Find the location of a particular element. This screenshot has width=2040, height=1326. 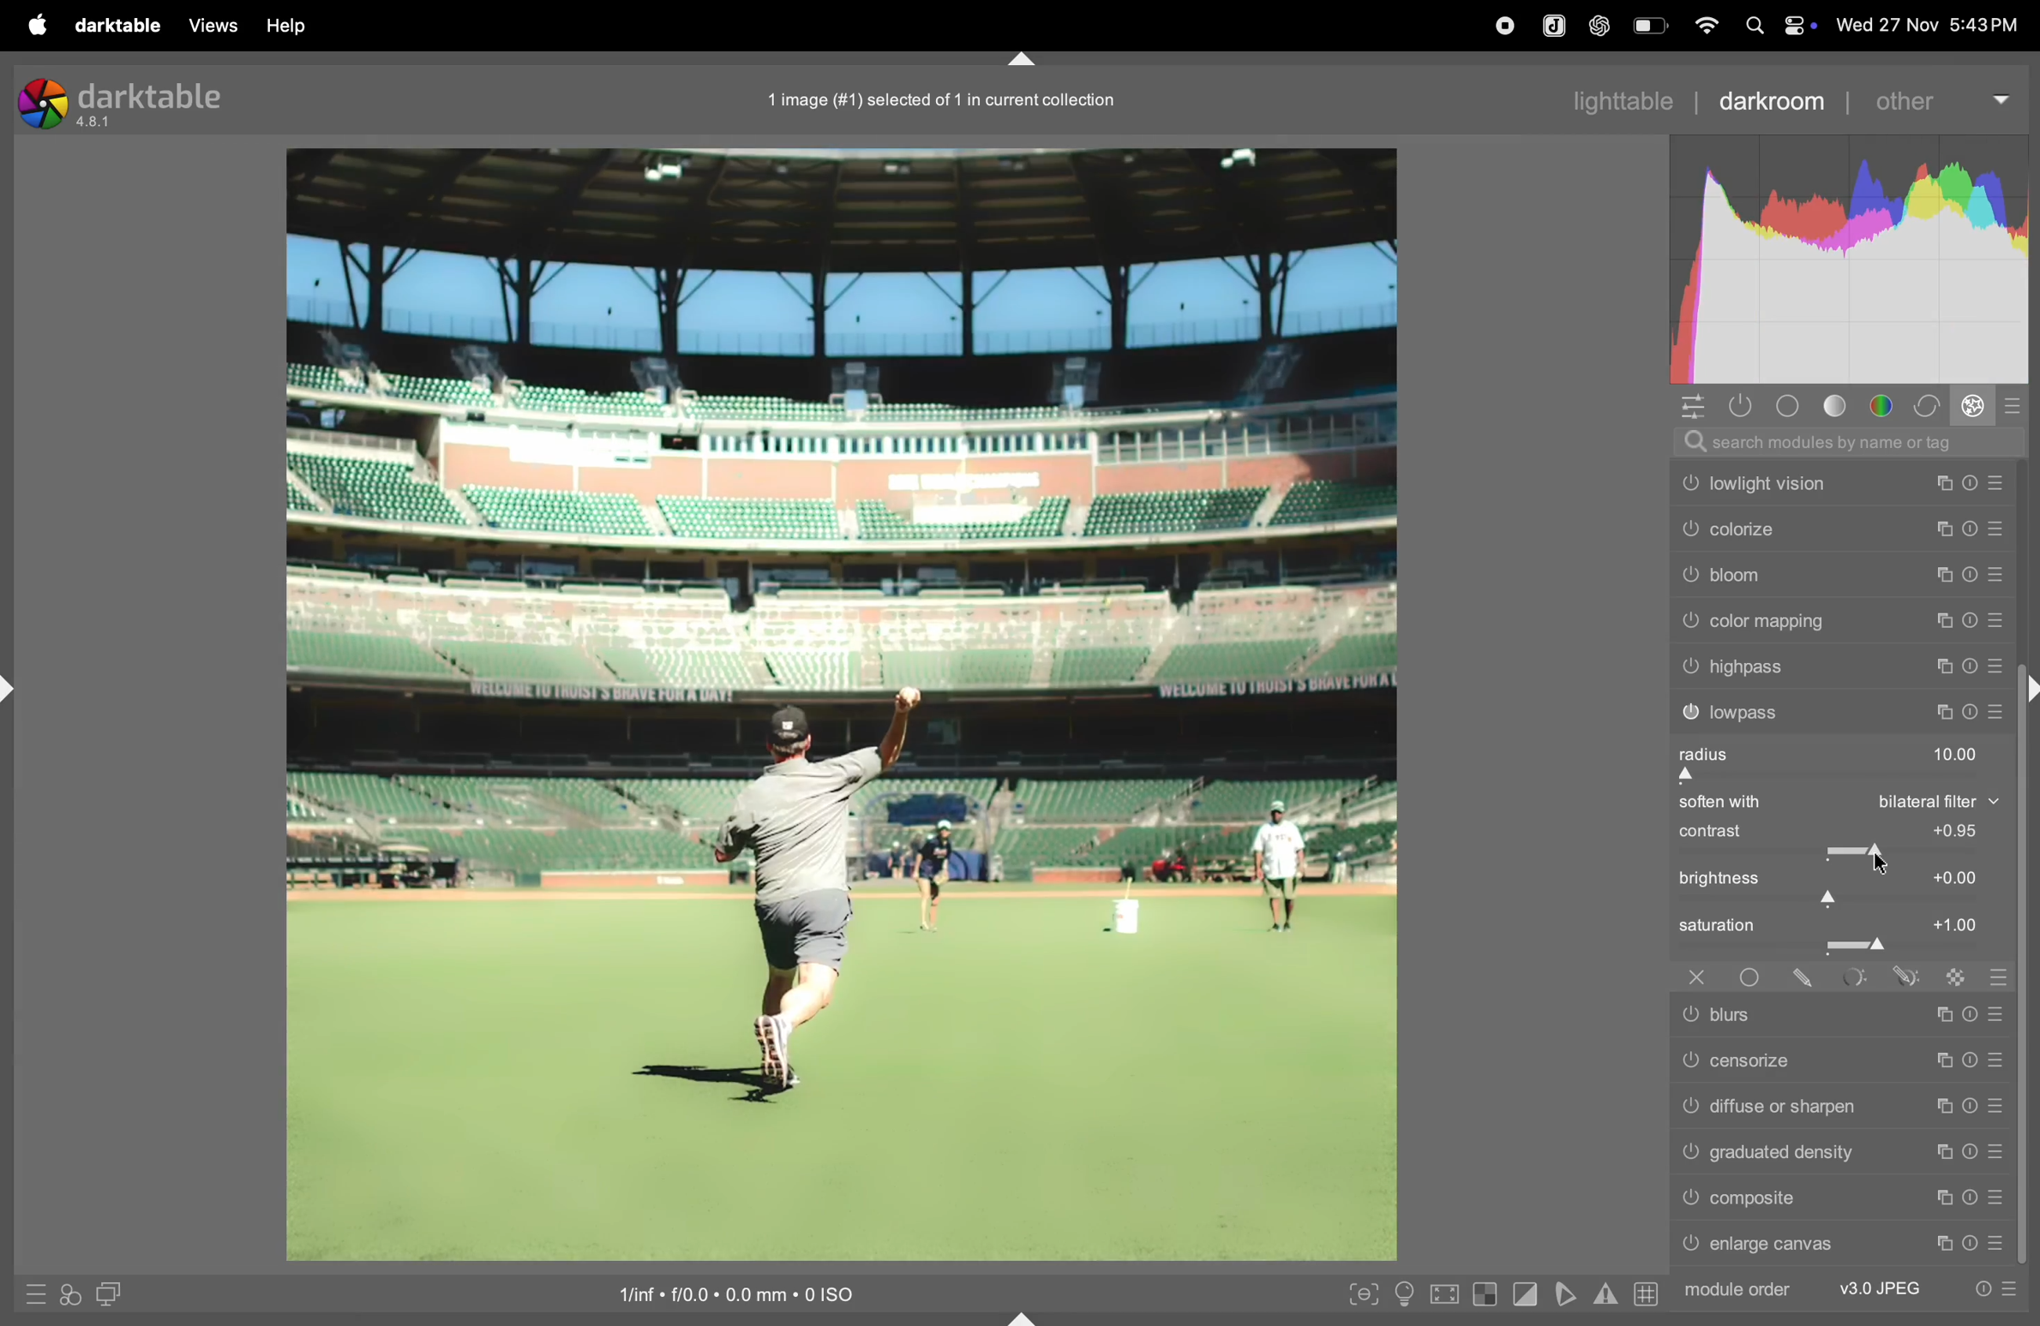

radius is located at coordinates (1832, 762).